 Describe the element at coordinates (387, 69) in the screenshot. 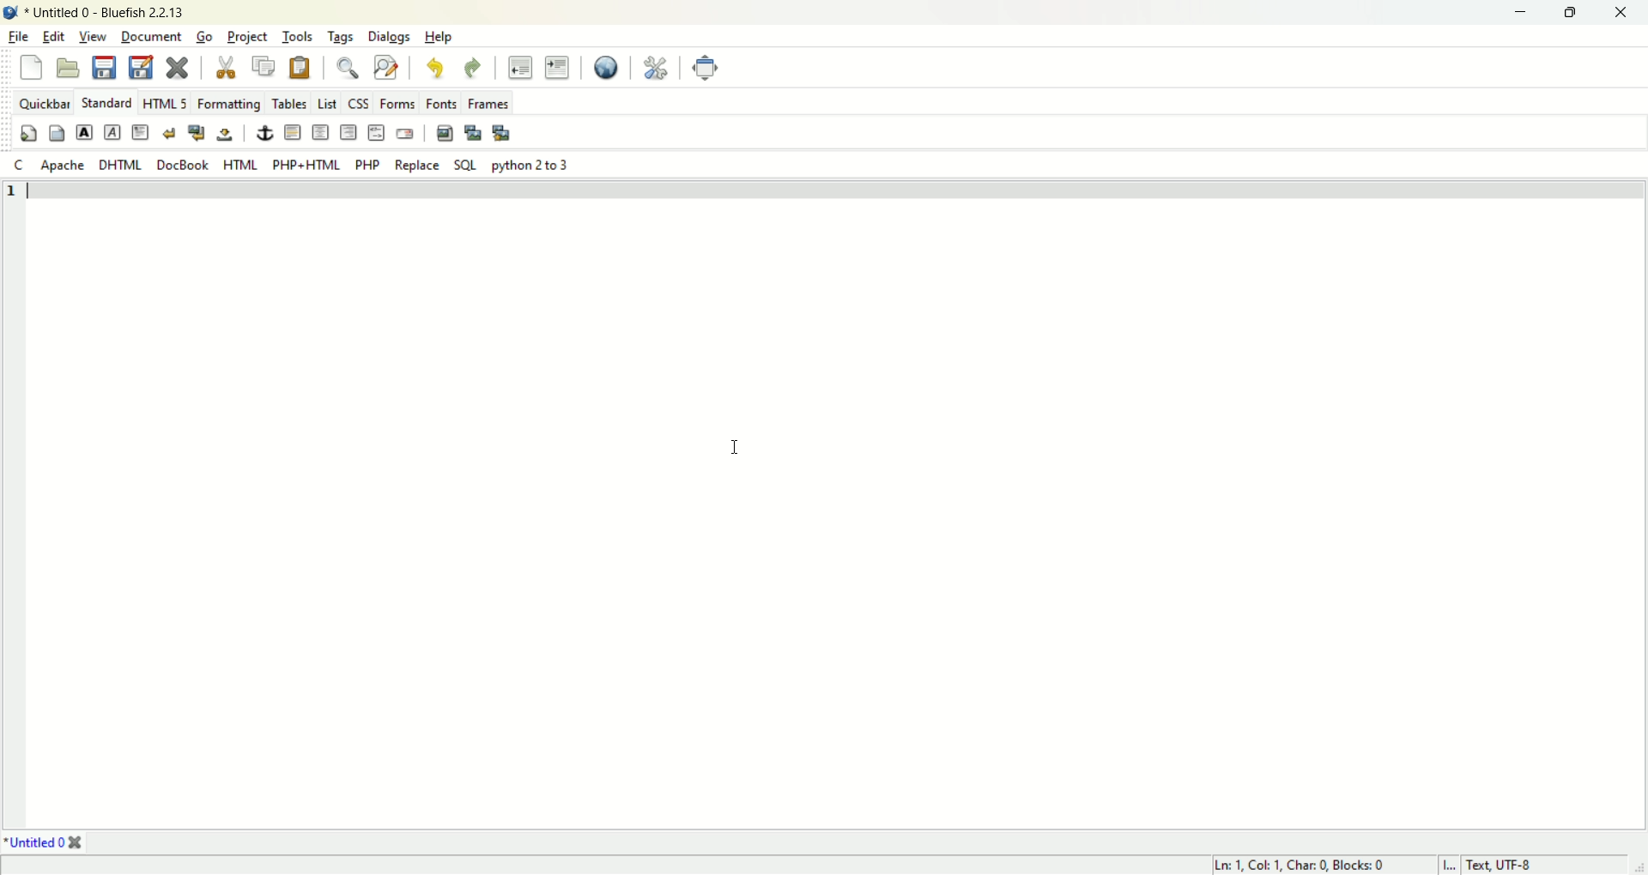

I see `find and replace` at that location.